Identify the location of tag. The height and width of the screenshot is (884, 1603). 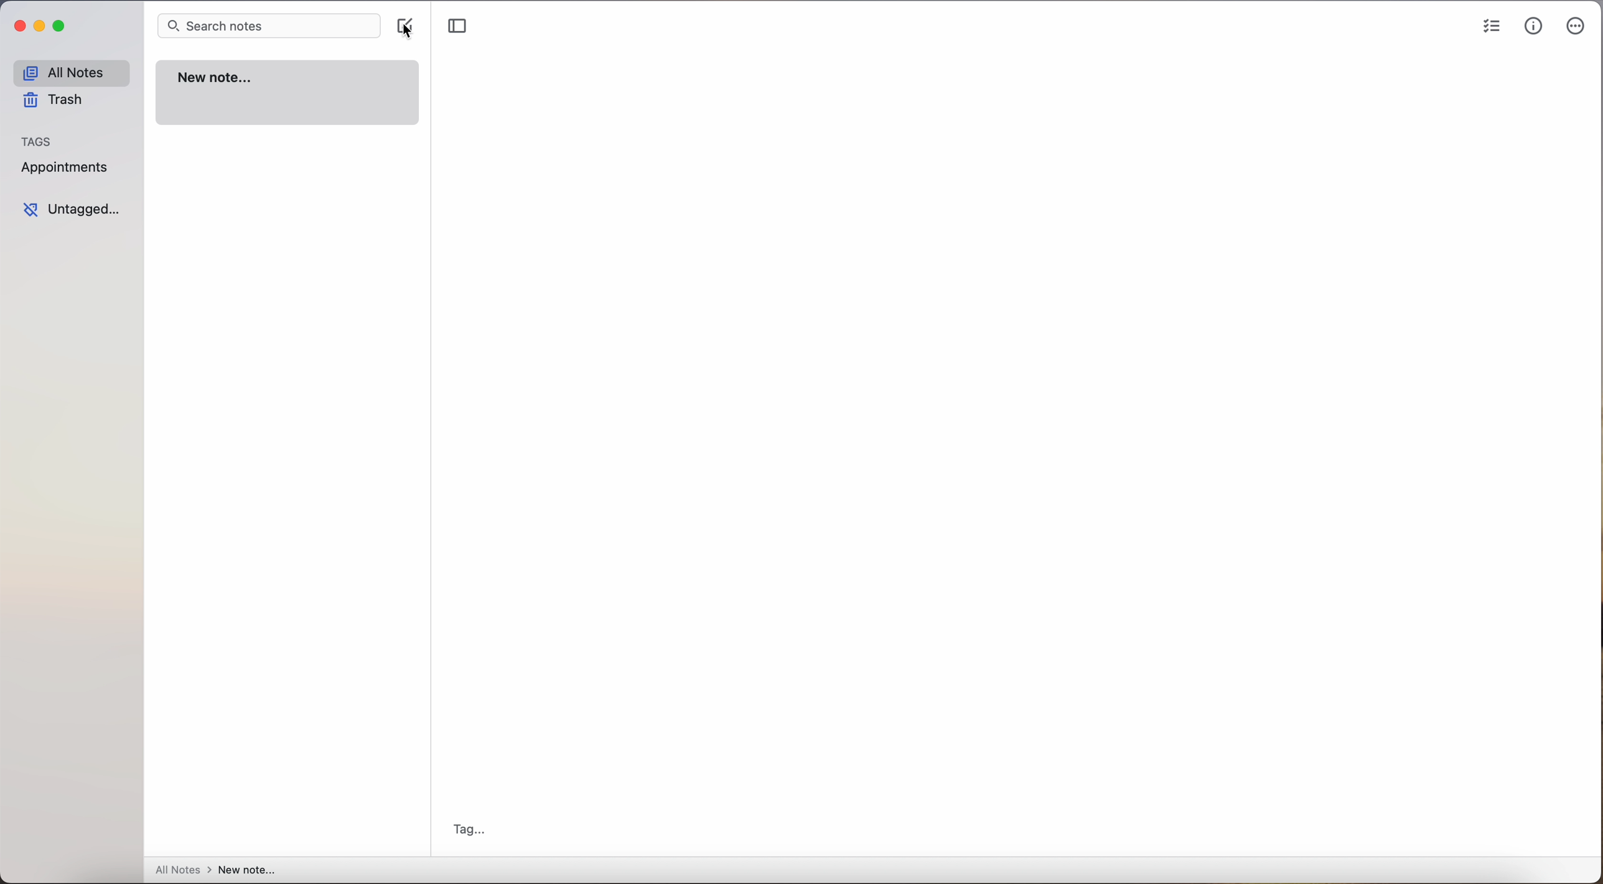
(468, 831).